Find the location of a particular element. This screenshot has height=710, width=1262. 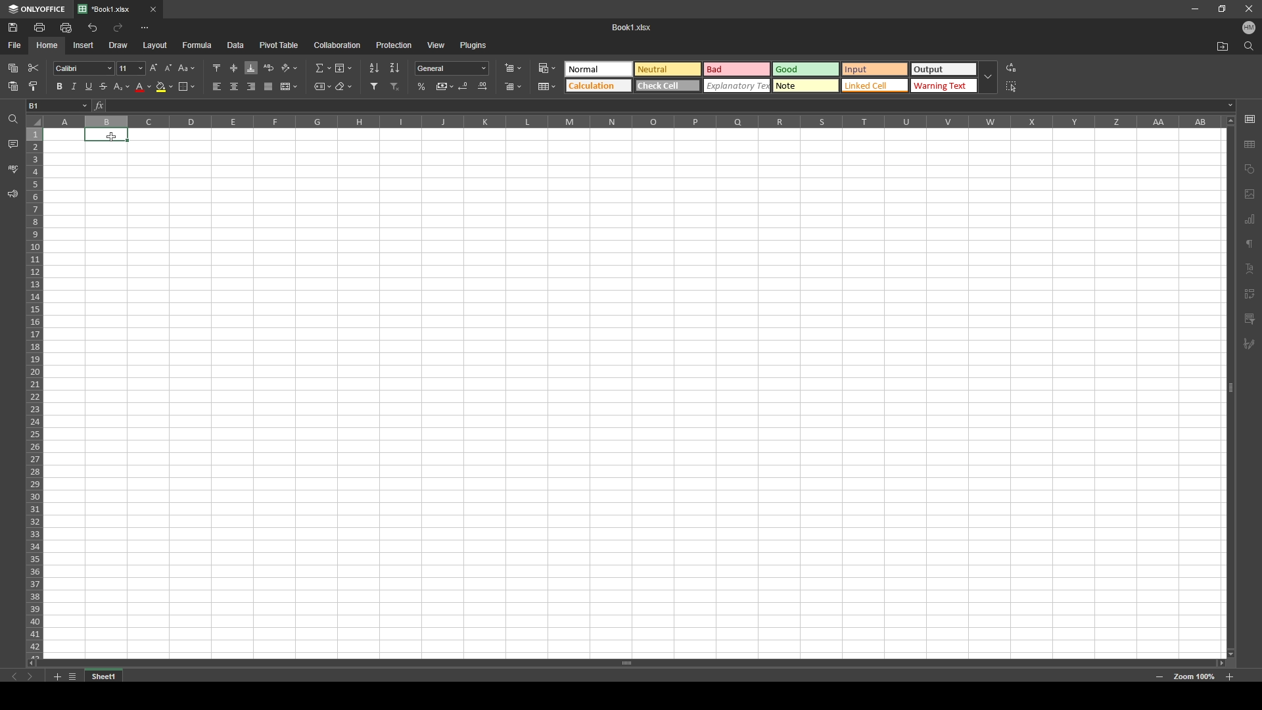

save is located at coordinates (12, 27).